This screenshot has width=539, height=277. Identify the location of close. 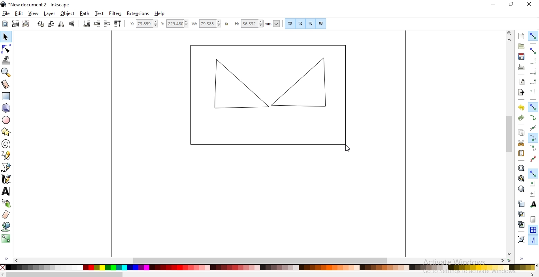
(528, 3).